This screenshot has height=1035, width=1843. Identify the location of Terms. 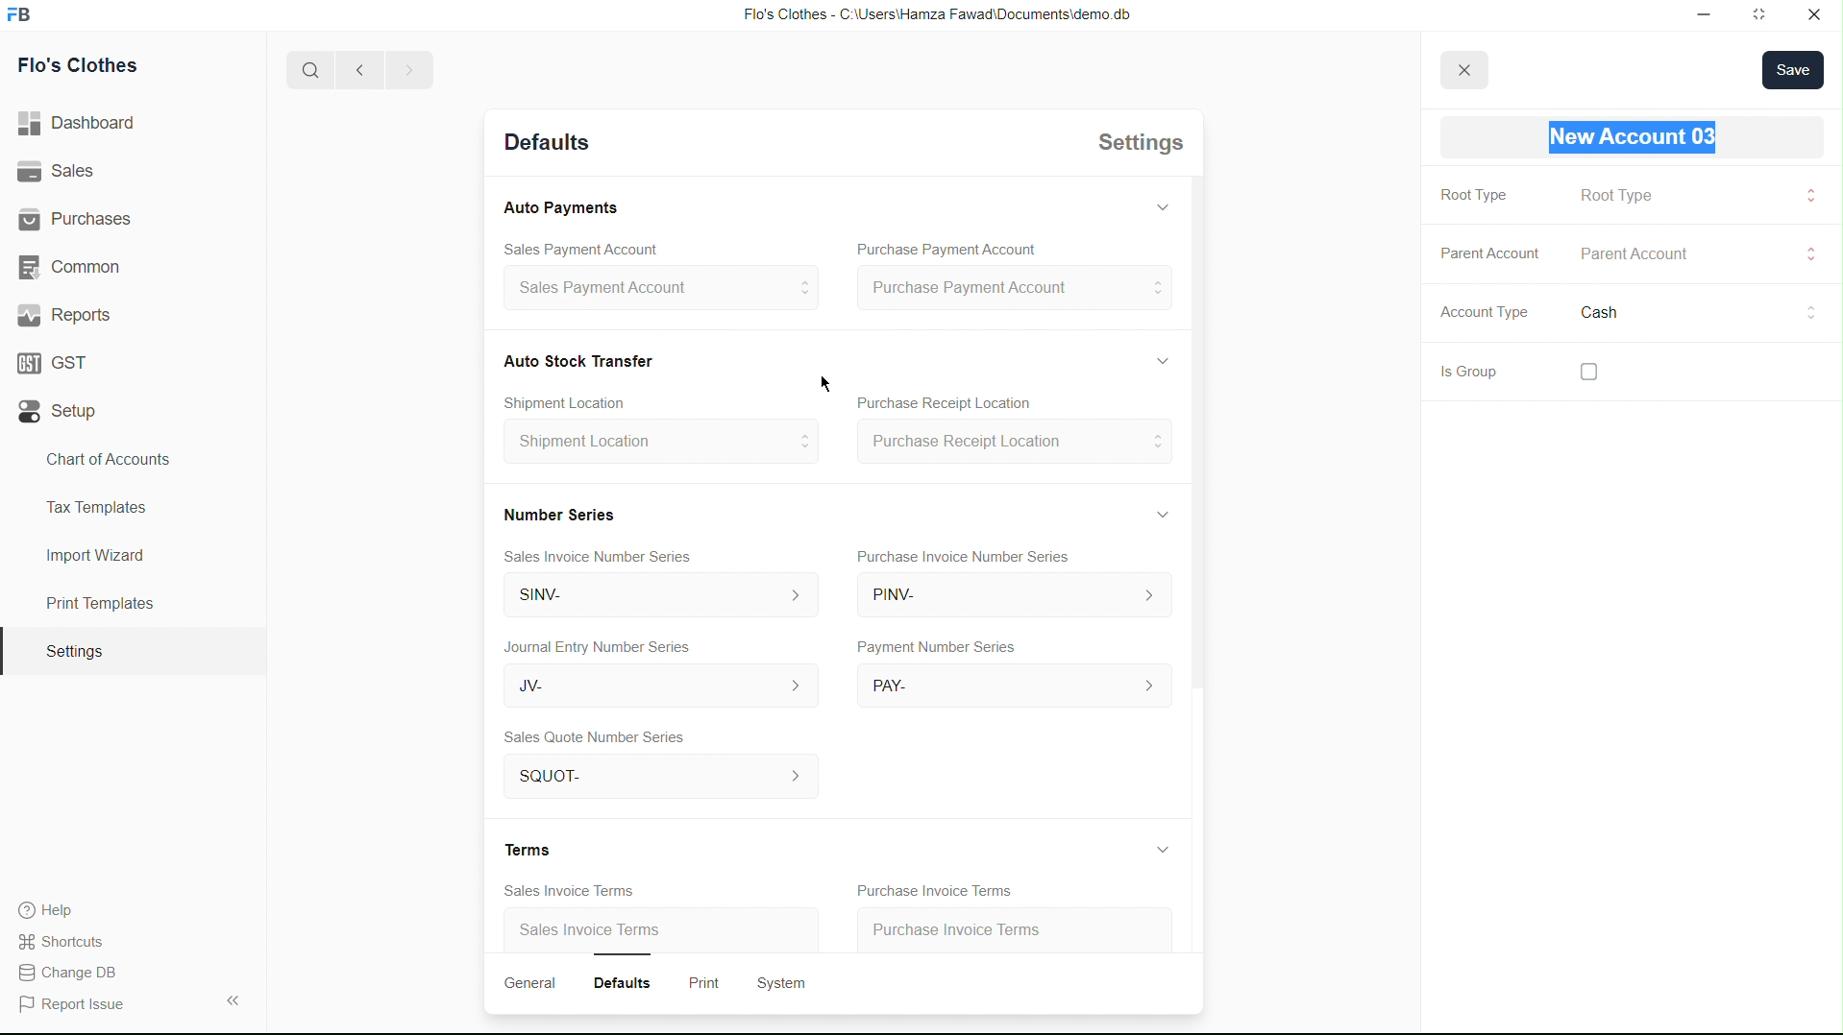
(532, 849).